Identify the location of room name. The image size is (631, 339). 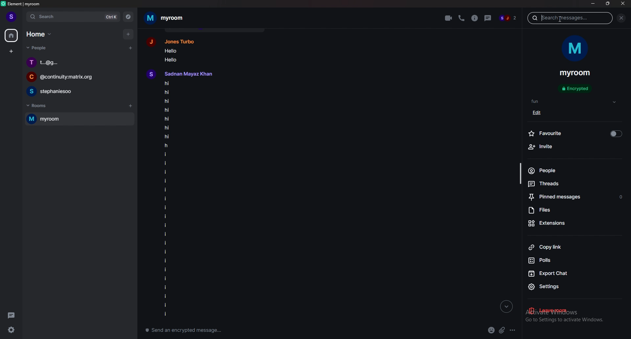
(166, 18).